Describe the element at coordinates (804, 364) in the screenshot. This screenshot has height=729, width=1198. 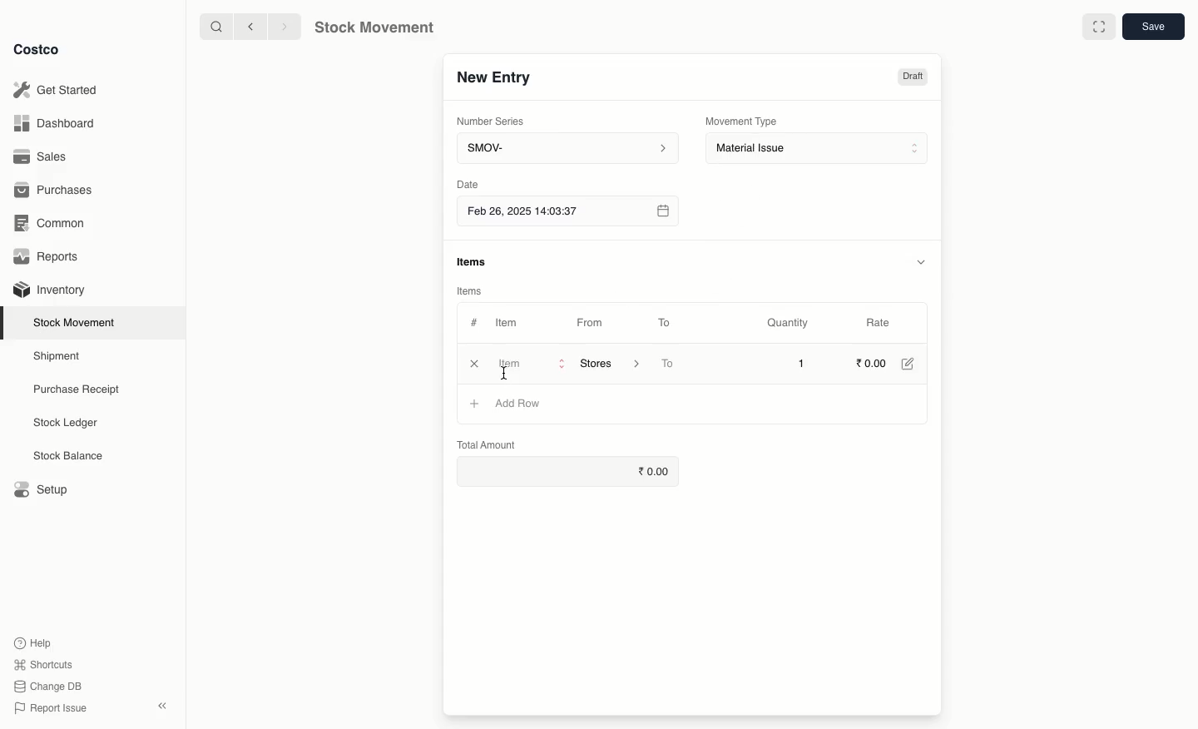
I see `1` at that location.